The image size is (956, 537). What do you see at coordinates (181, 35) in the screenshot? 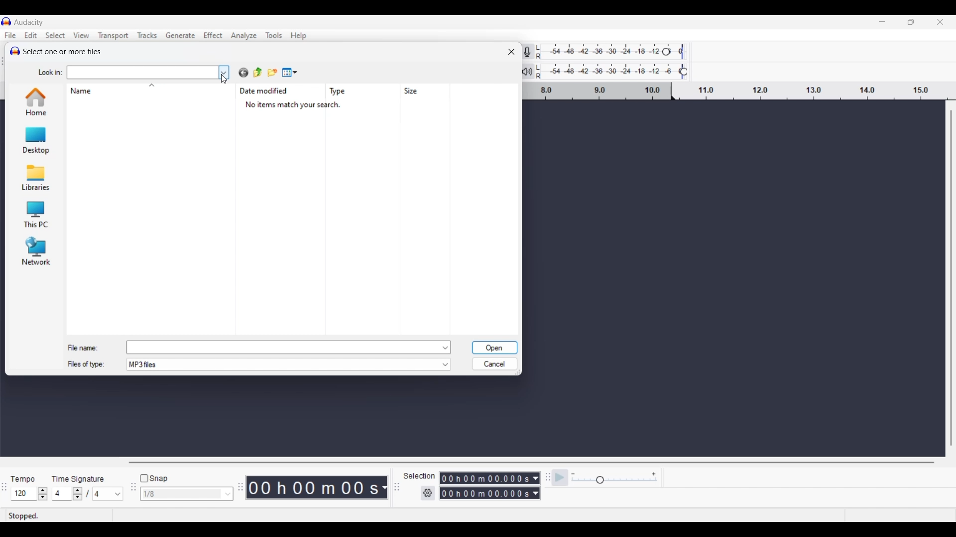
I see `Generate menu` at bounding box center [181, 35].